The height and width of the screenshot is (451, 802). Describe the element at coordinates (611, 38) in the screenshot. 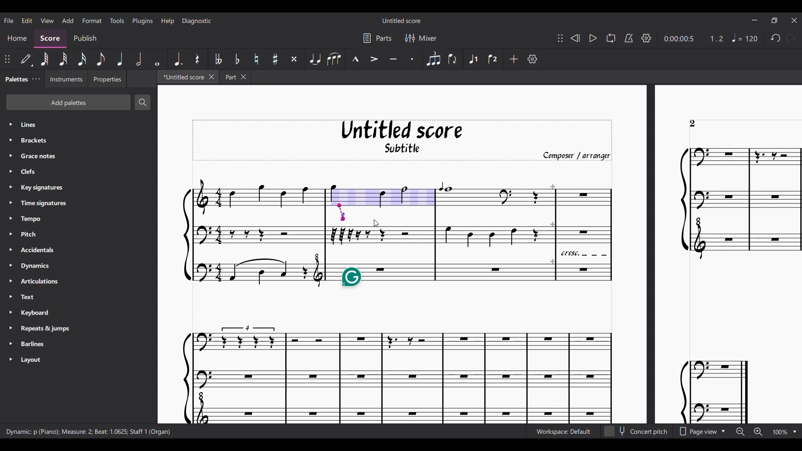

I see `Looping playback` at that location.